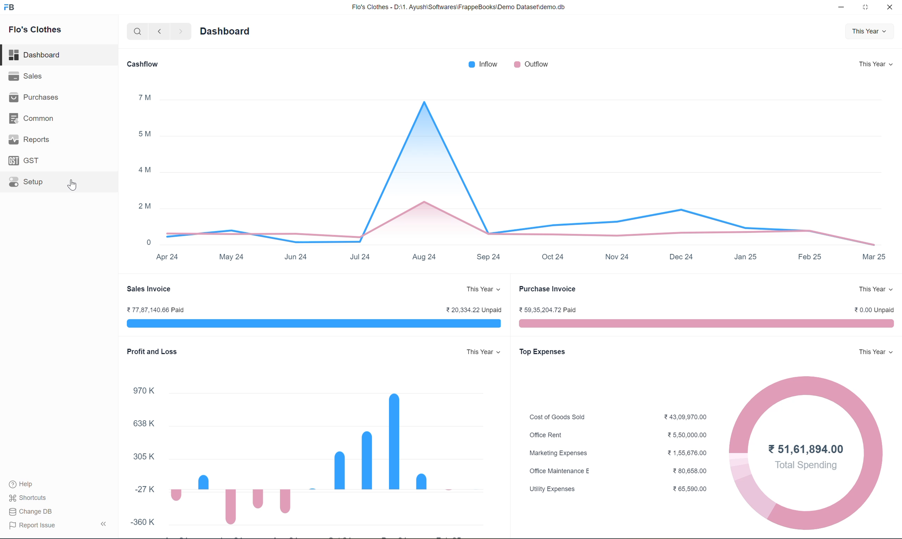  What do you see at coordinates (149, 289) in the screenshot?
I see `Sales Invoice` at bounding box center [149, 289].